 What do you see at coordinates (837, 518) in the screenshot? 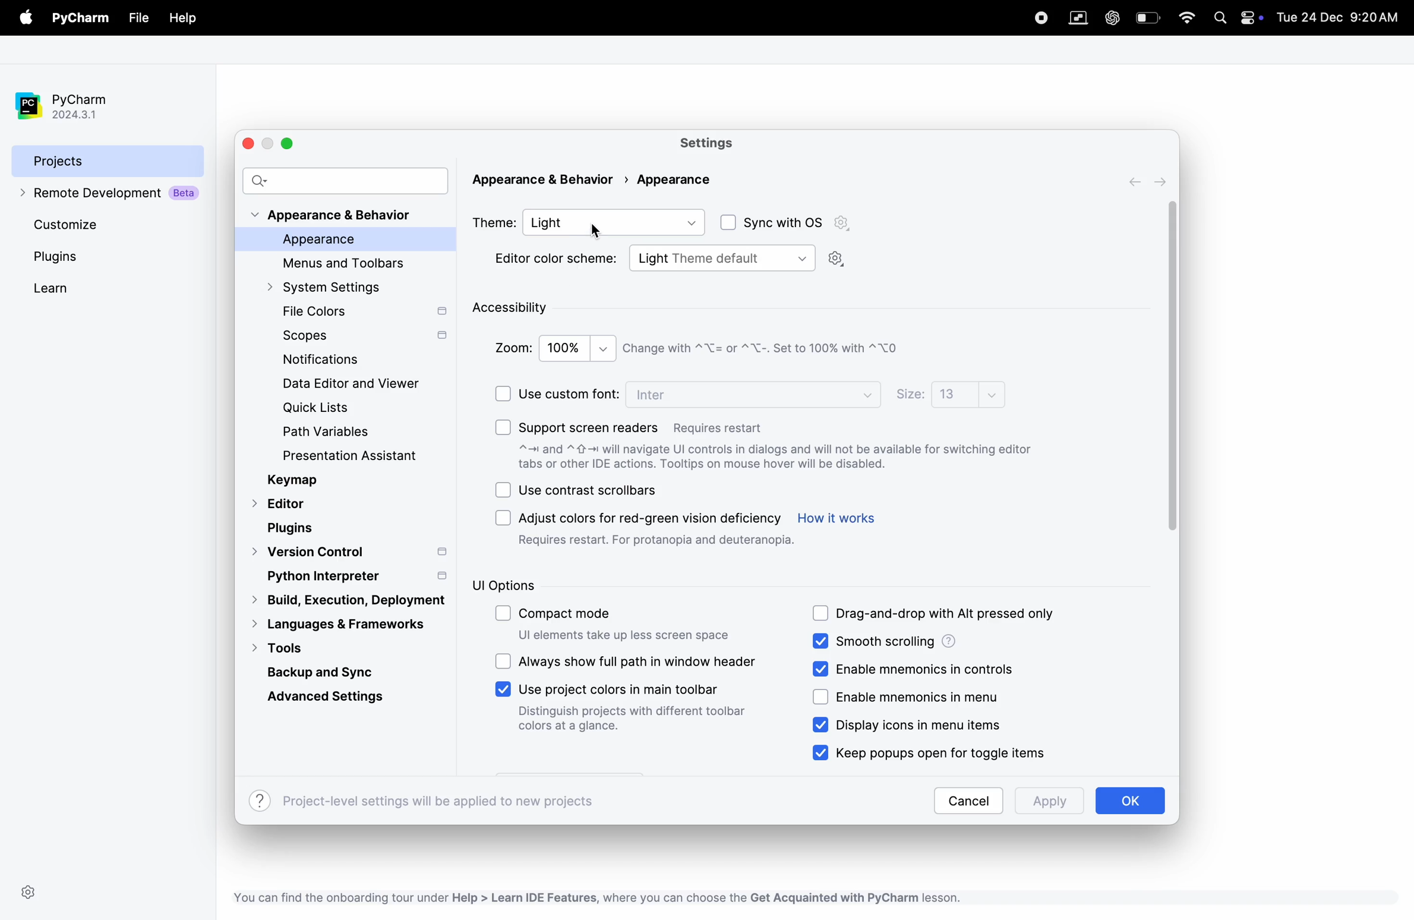
I see `how it works` at bounding box center [837, 518].